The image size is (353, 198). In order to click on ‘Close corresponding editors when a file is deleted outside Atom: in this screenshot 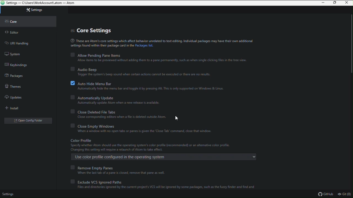, I will do `click(122, 117)`.